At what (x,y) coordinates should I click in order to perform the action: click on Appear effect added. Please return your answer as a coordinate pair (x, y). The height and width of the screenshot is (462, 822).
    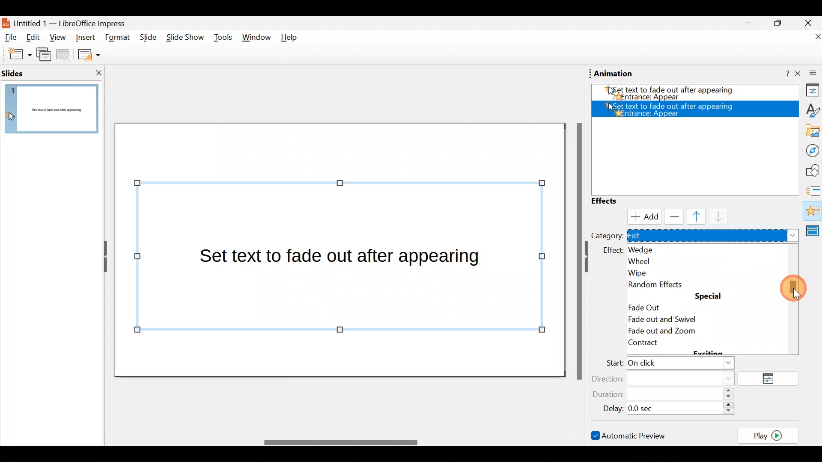
    Looking at the image, I should click on (673, 109).